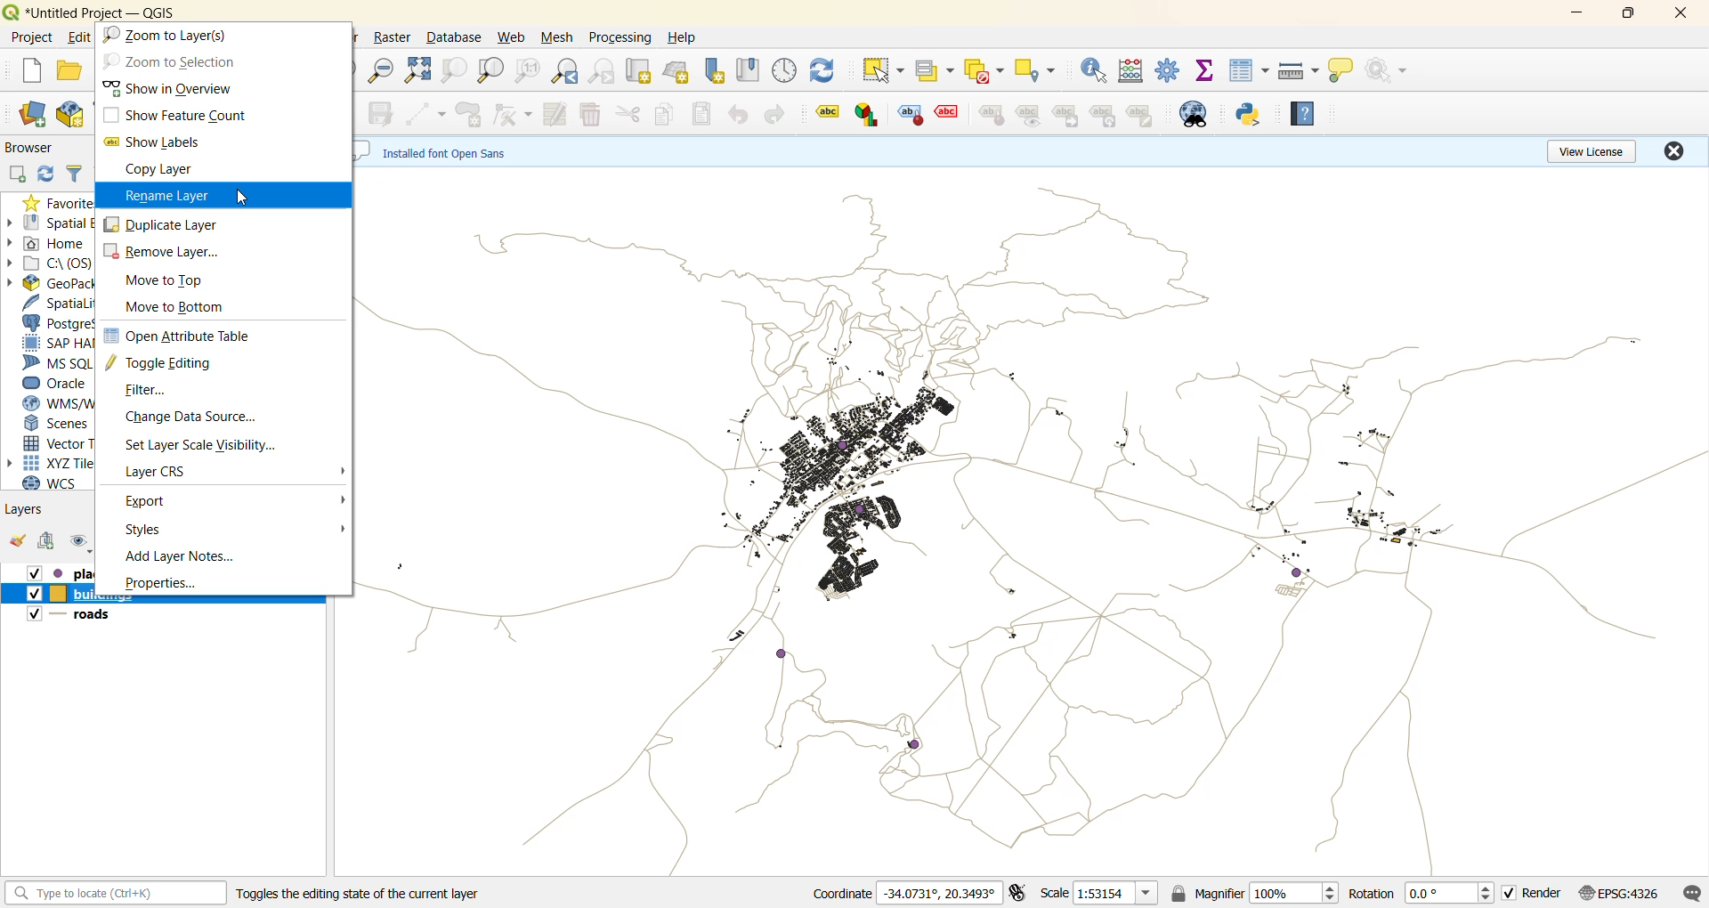 The width and height of the screenshot is (1709, 908). What do you see at coordinates (396, 36) in the screenshot?
I see `raster` at bounding box center [396, 36].